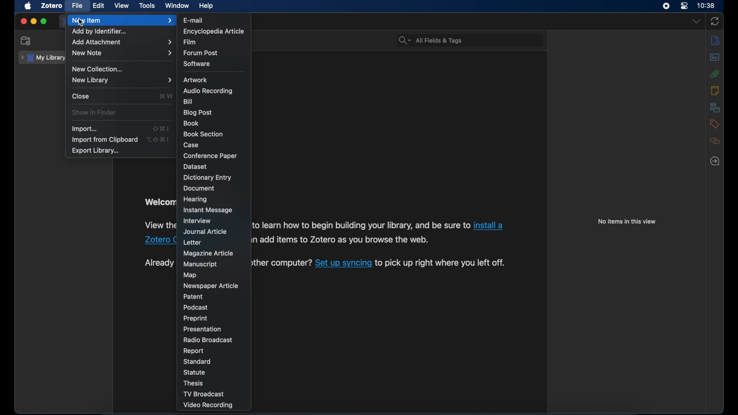 The height and width of the screenshot is (415, 738). I want to click on dataset, so click(196, 167).